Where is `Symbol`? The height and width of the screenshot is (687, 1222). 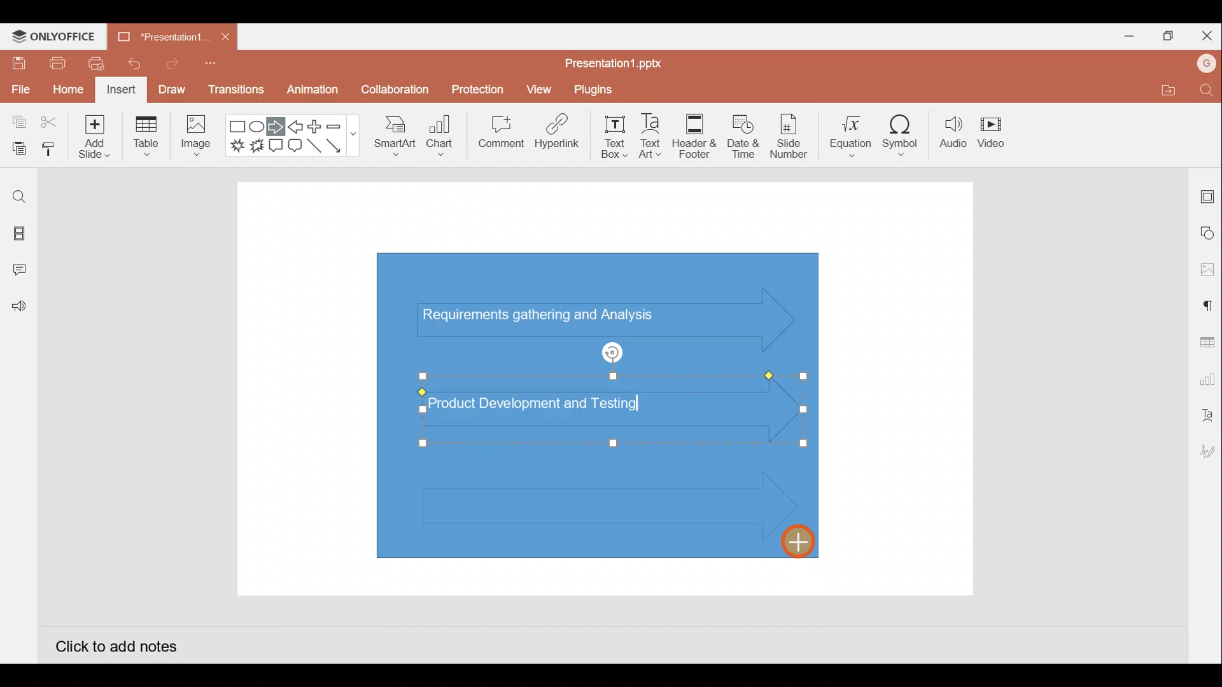
Symbol is located at coordinates (901, 132).